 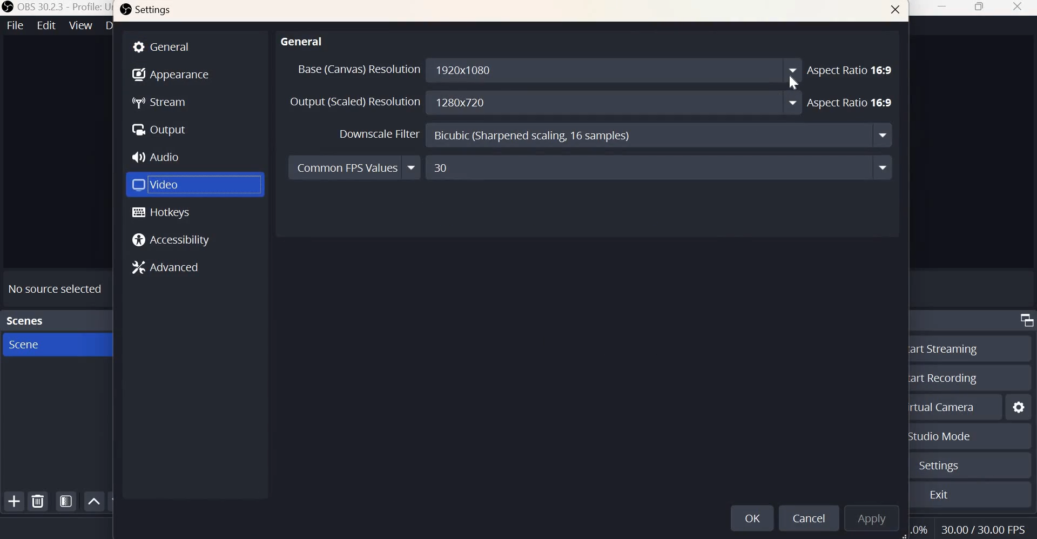 I want to click on Bicubic (sharpened scaling, 16 samples), so click(x=658, y=136).